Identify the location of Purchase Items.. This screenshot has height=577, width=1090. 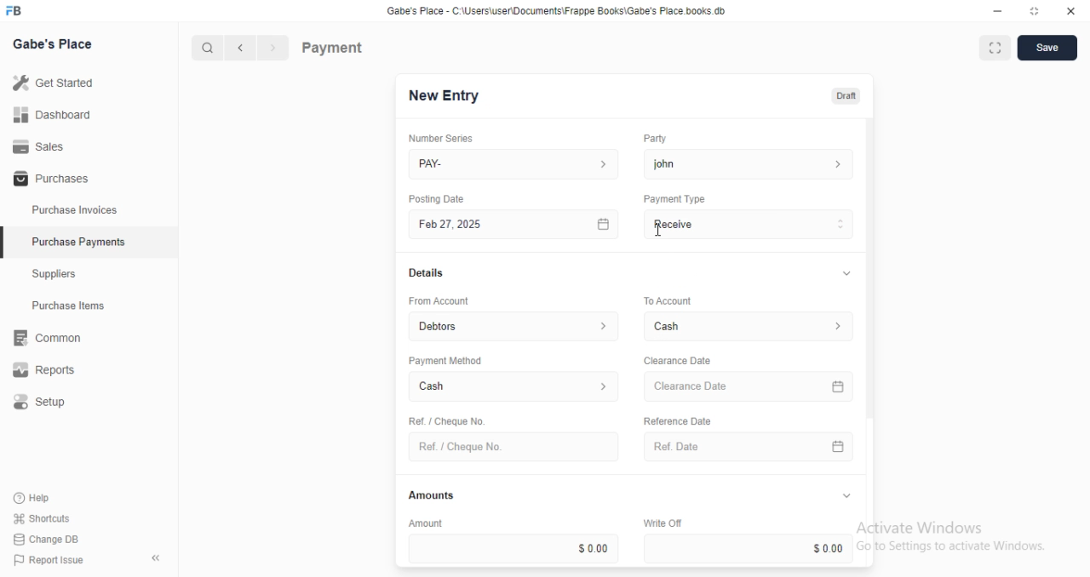
(74, 307).